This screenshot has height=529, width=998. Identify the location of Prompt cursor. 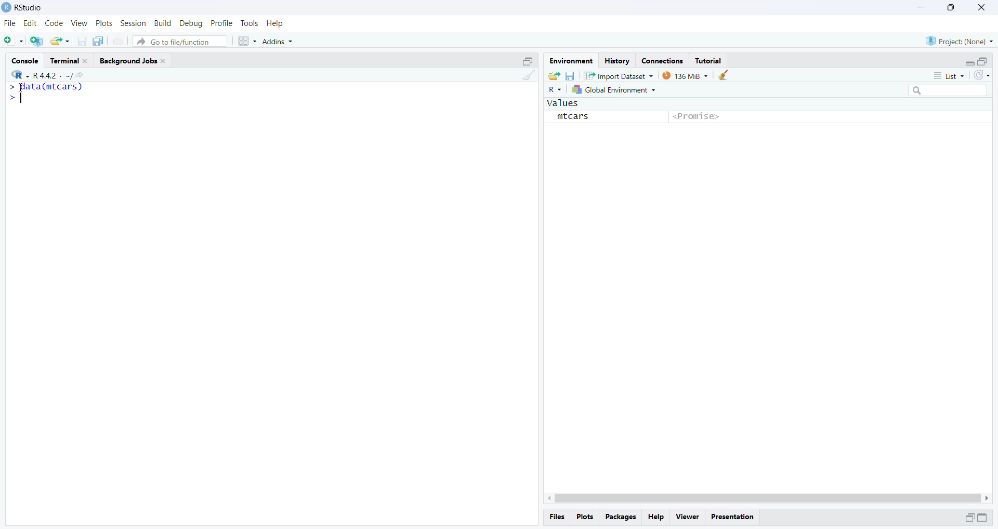
(18, 100).